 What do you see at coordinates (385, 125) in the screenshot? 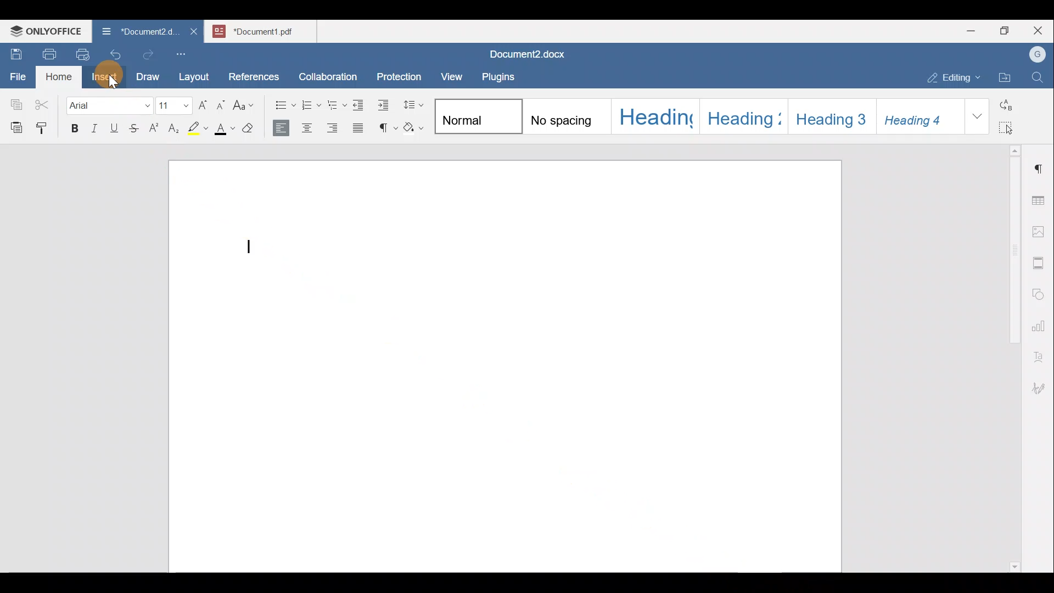
I see `Nonprinting characters` at bounding box center [385, 125].